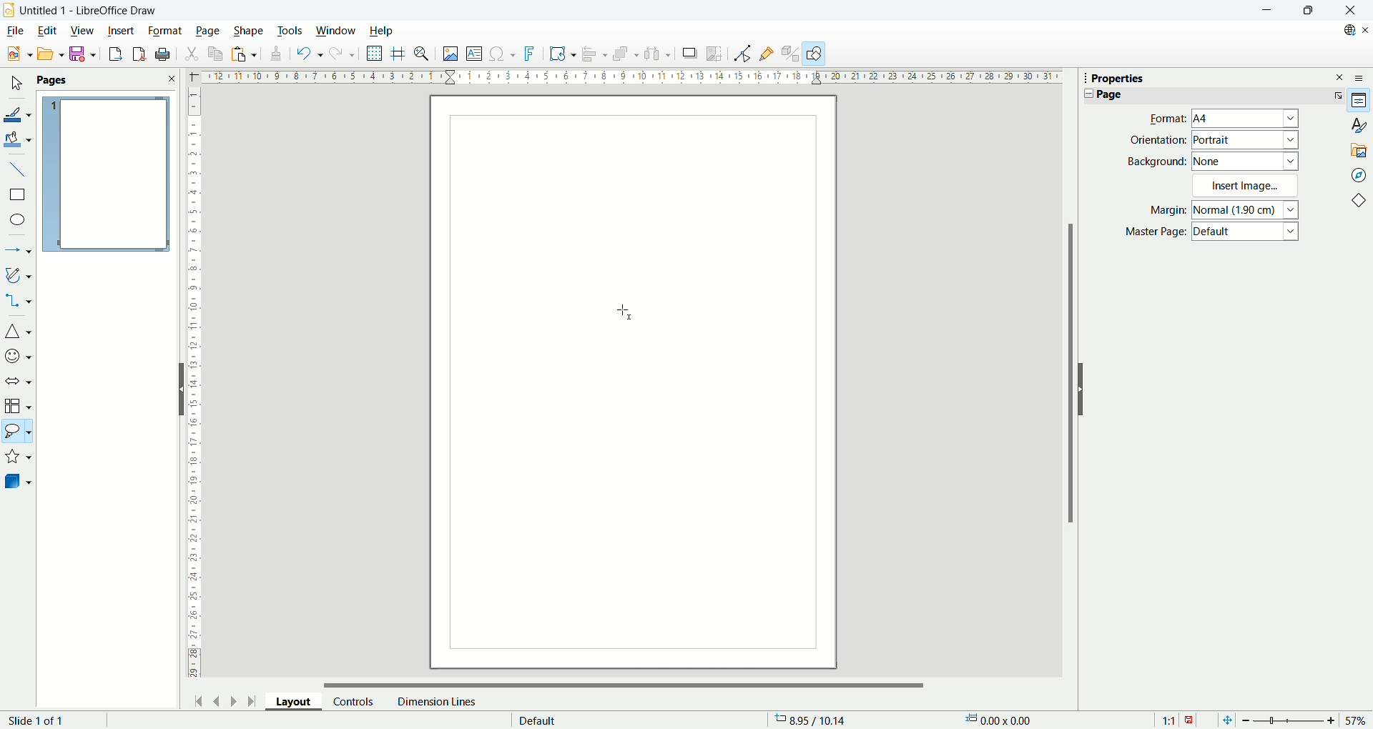 This screenshot has height=729, width=1373. What do you see at coordinates (633, 509) in the screenshot?
I see `Main Page` at bounding box center [633, 509].